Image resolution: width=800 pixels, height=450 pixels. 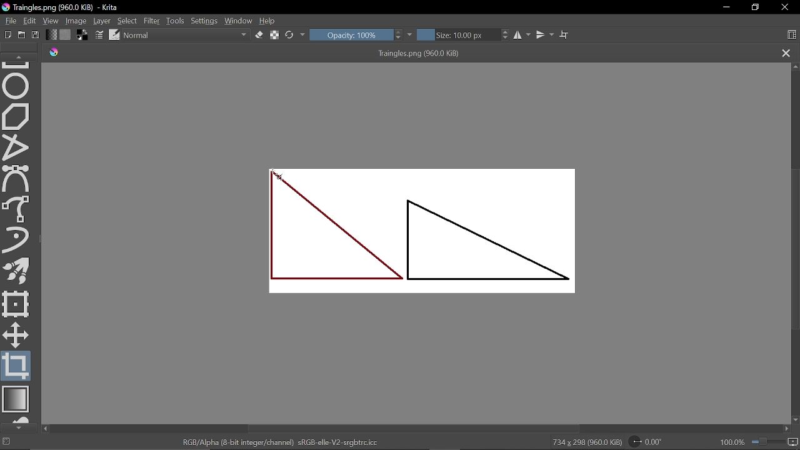 What do you see at coordinates (789, 430) in the screenshot?
I see `Move right` at bounding box center [789, 430].